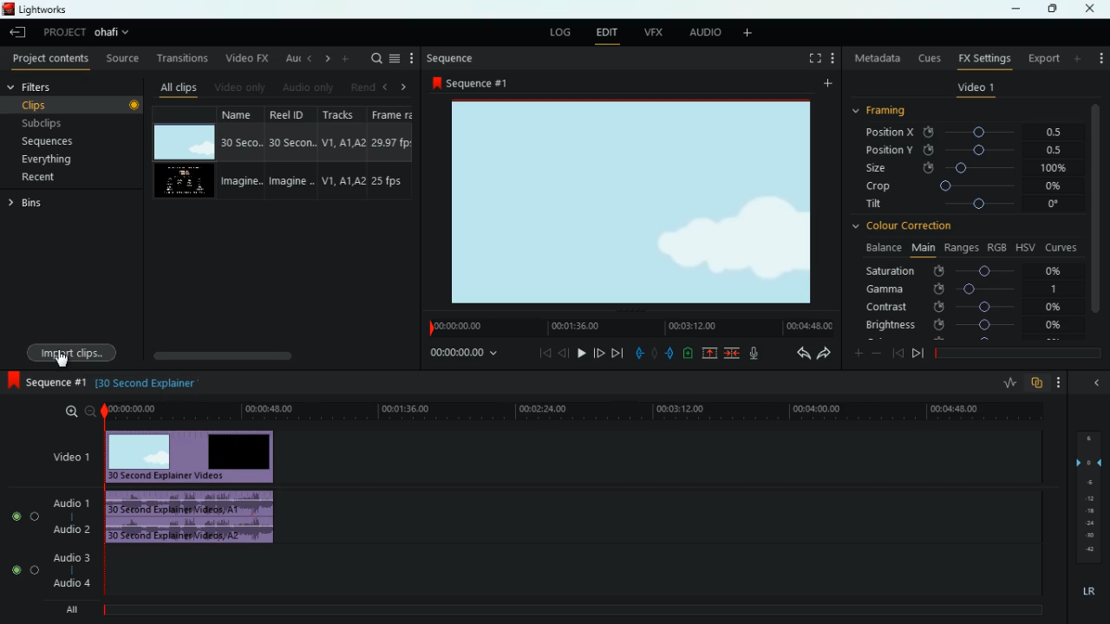 The width and height of the screenshot is (1110, 624). Describe the element at coordinates (62, 360) in the screenshot. I see `cursor` at that location.